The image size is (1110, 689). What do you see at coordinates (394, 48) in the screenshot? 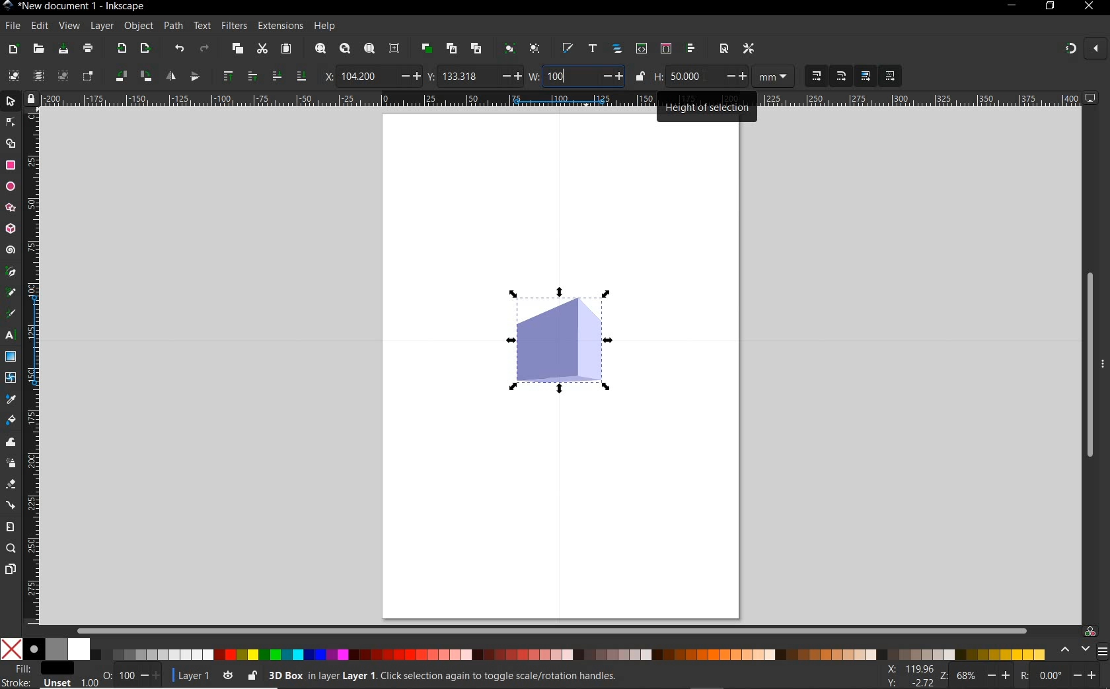
I see `zoom center page` at bounding box center [394, 48].